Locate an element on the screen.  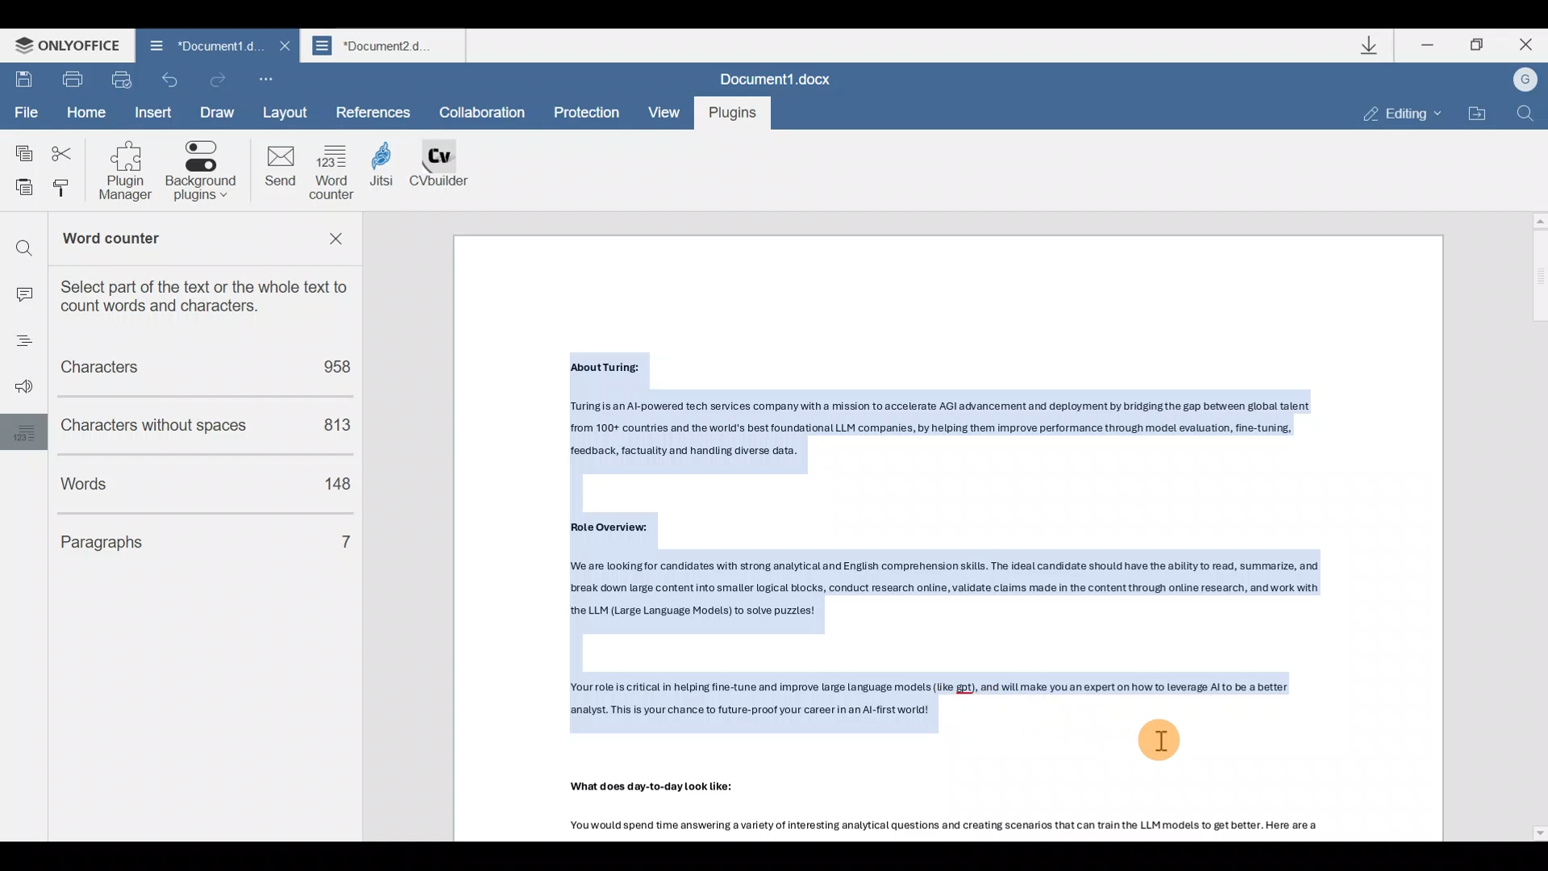
7 is located at coordinates (339, 540).